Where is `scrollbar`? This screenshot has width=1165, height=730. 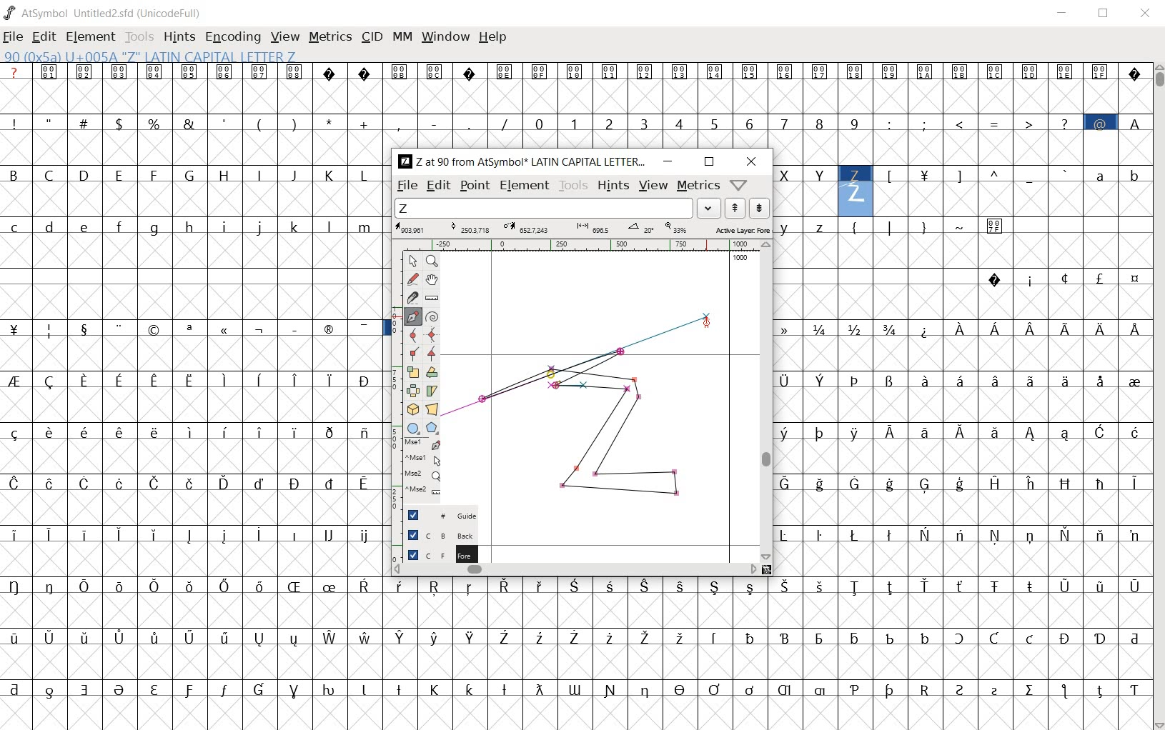
scrollbar is located at coordinates (765, 401).